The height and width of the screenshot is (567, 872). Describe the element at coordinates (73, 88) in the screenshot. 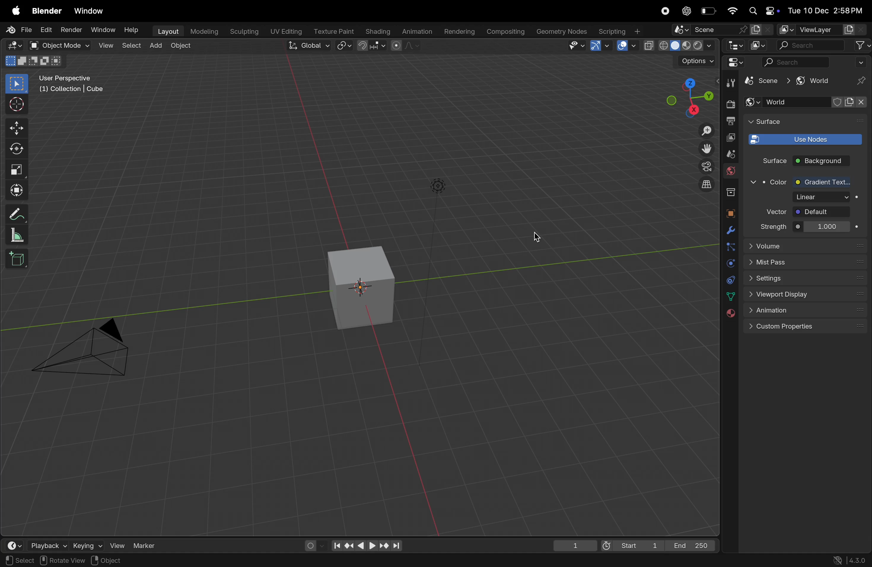

I see `User persopective` at that location.